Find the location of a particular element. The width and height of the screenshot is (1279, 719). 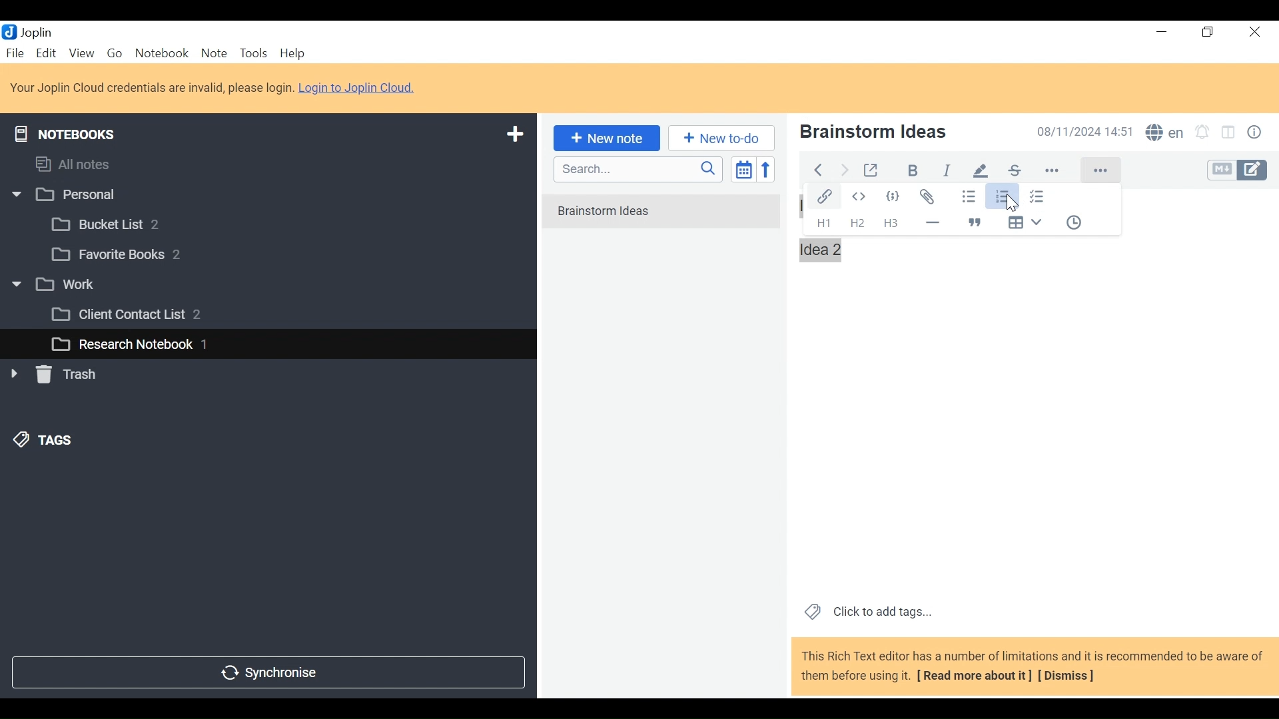

Toggle external editing is located at coordinates (871, 168).